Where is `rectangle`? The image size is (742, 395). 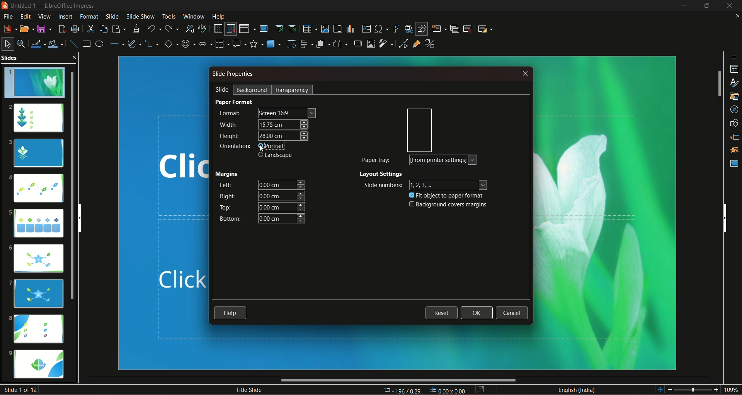 rectangle is located at coordinates (85, 44).